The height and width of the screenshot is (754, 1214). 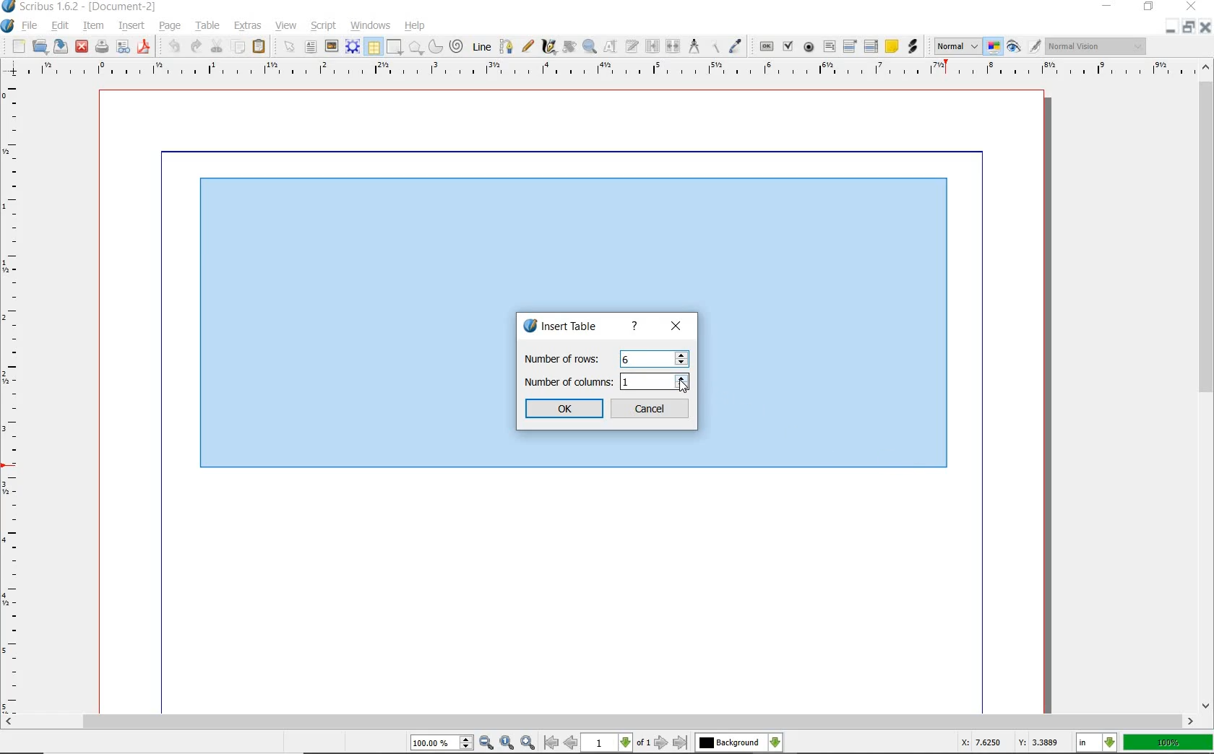 I want to click on zoom to, so click(x=508, y=744).